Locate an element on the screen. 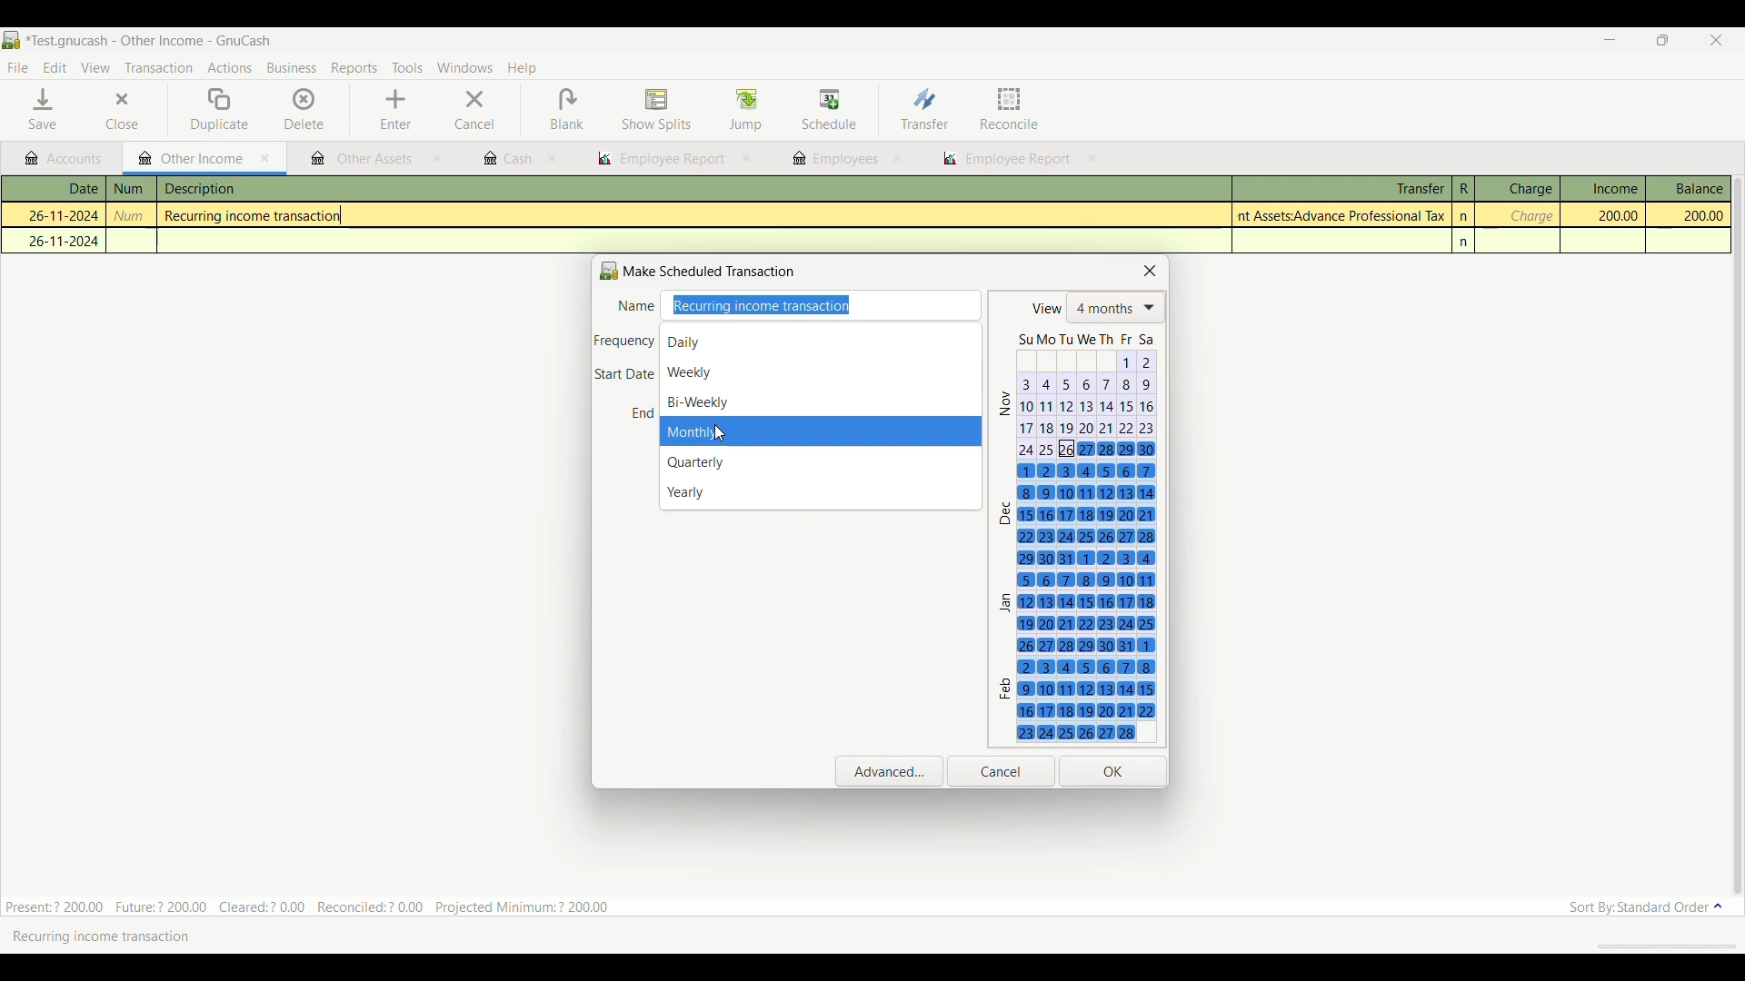 The image size is (1745, 981). Enter is located at coordinates (395, 110).